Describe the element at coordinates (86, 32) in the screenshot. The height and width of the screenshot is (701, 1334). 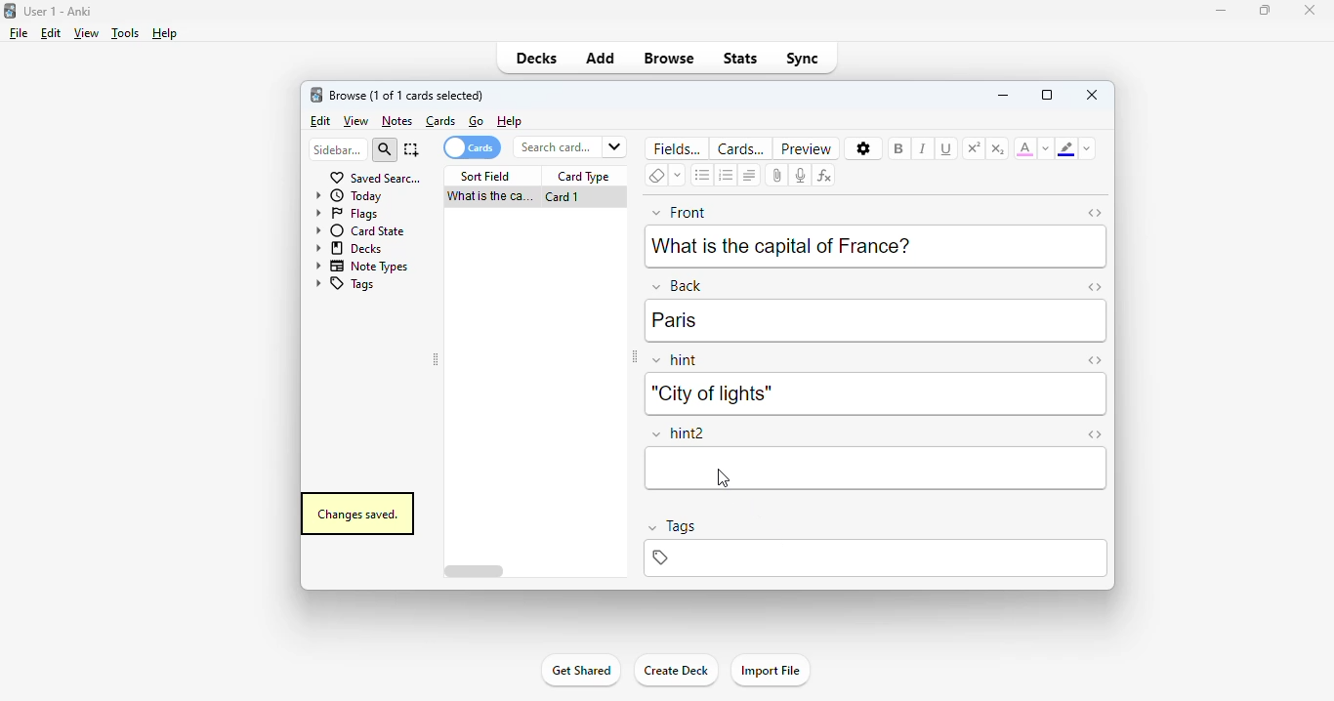
I see `view` at that location.